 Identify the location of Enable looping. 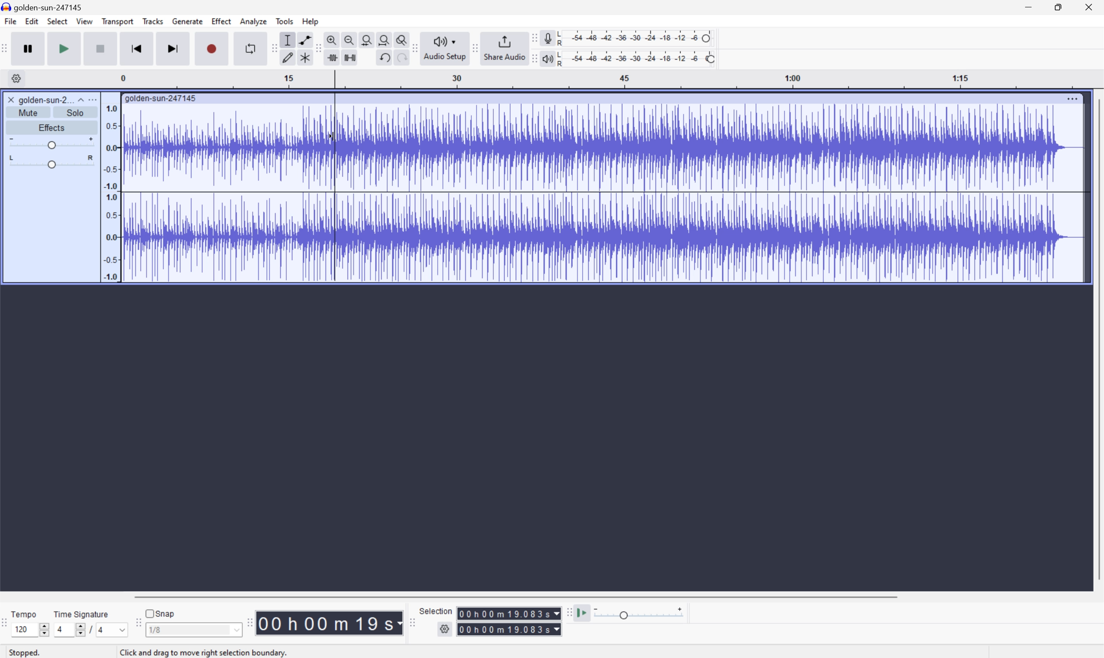
(248, 47).